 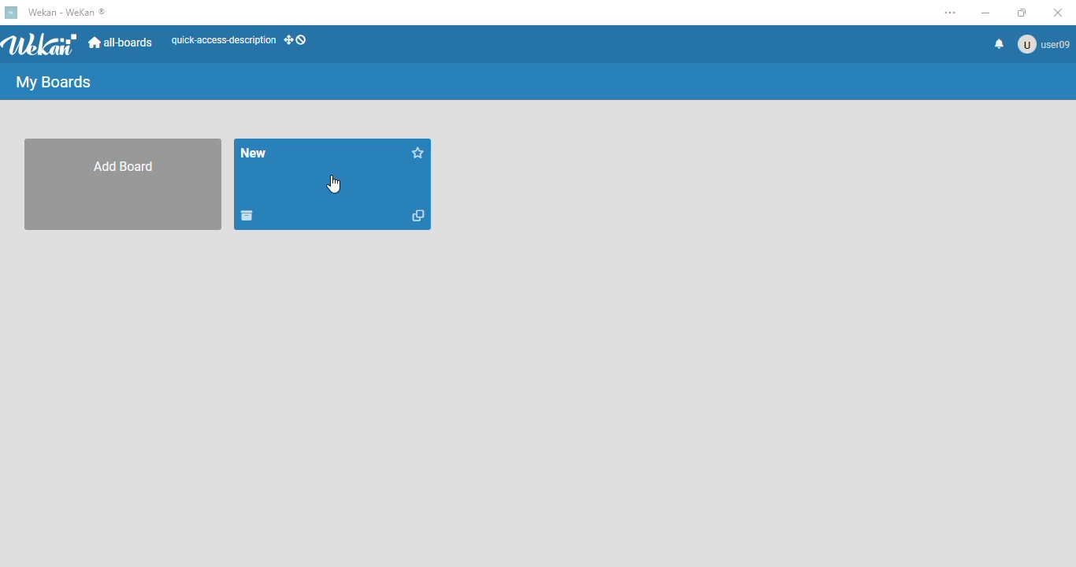 I want to click on duplicate board, so click(x=417, y=215).